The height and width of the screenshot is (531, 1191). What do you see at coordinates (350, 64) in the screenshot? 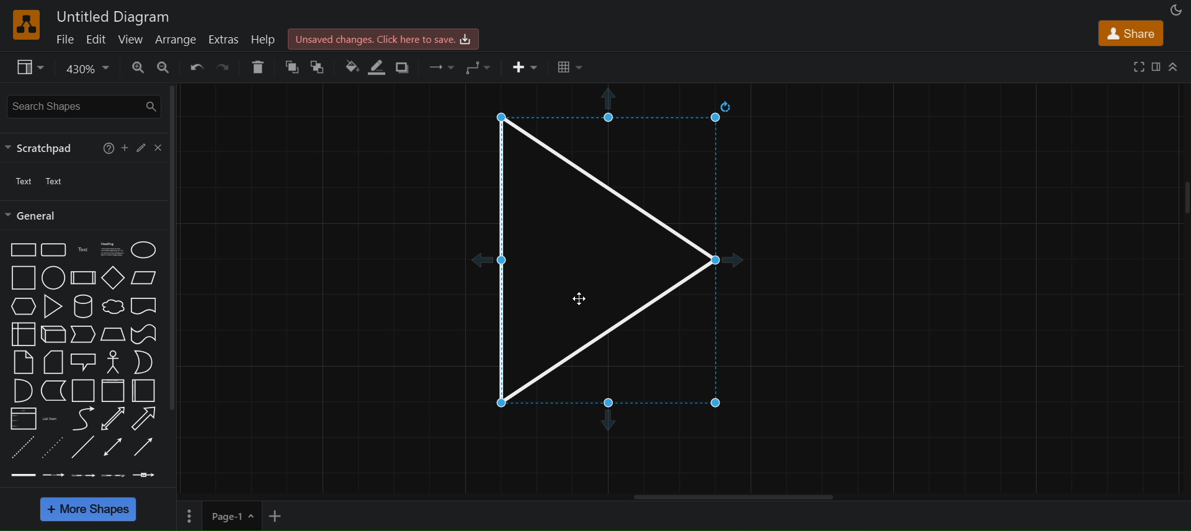
I see `fill color` at bounding box center [350, 64].